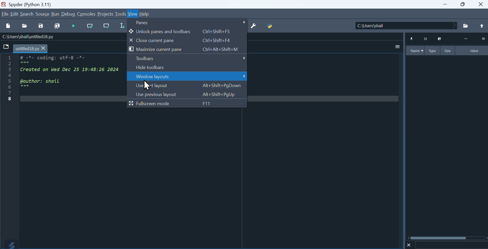  What do you see at coordinates (27, 37) in the screenshot?
I see `C:\Users\shail\untitled18.py` at bounding box center [27, 37].